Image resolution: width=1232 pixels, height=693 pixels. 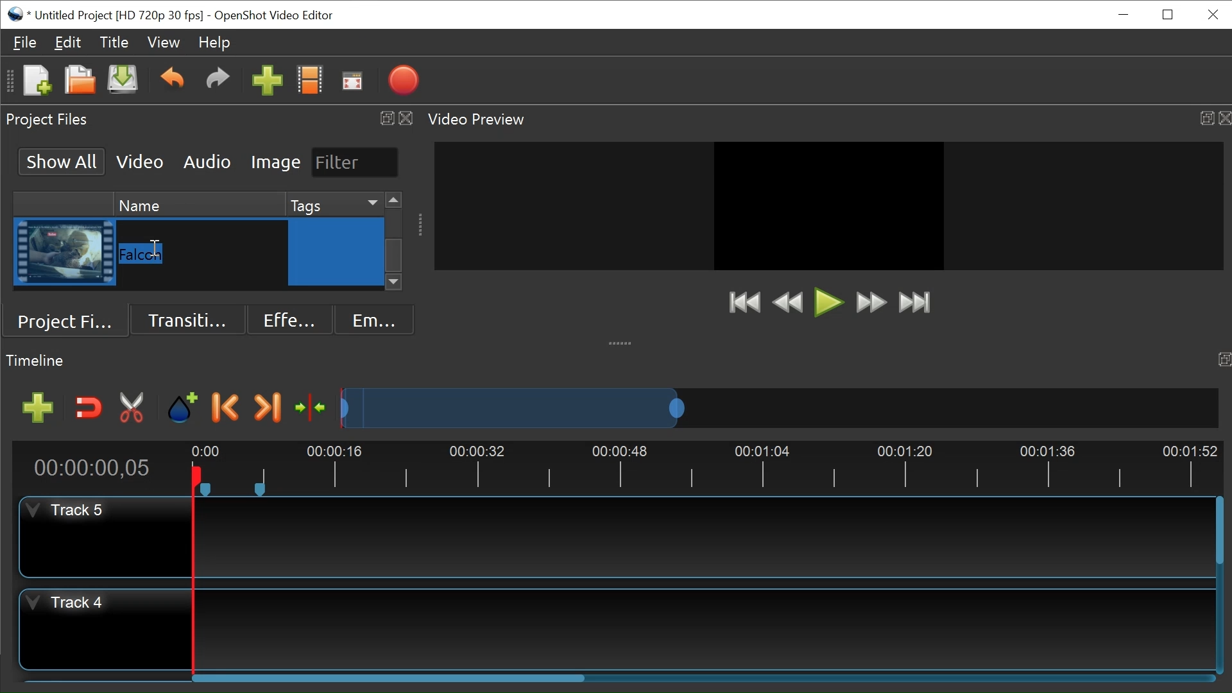 I want to click on Vertical Scroll bar, so click(x=1218, y=532).